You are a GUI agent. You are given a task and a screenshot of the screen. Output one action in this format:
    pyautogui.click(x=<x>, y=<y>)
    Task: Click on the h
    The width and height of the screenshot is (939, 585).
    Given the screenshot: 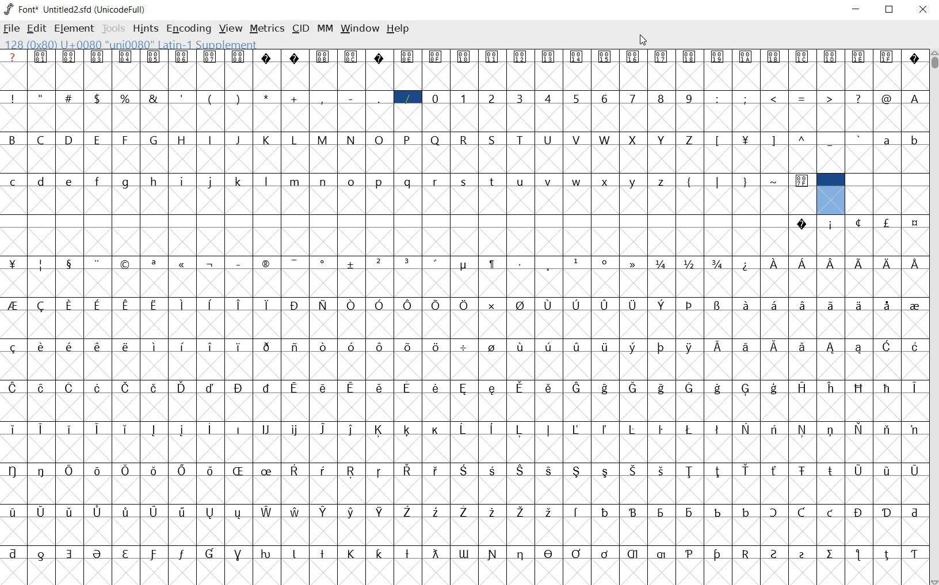 What is the action you would take?
    pyautogui.click(x=155, y=180)
    